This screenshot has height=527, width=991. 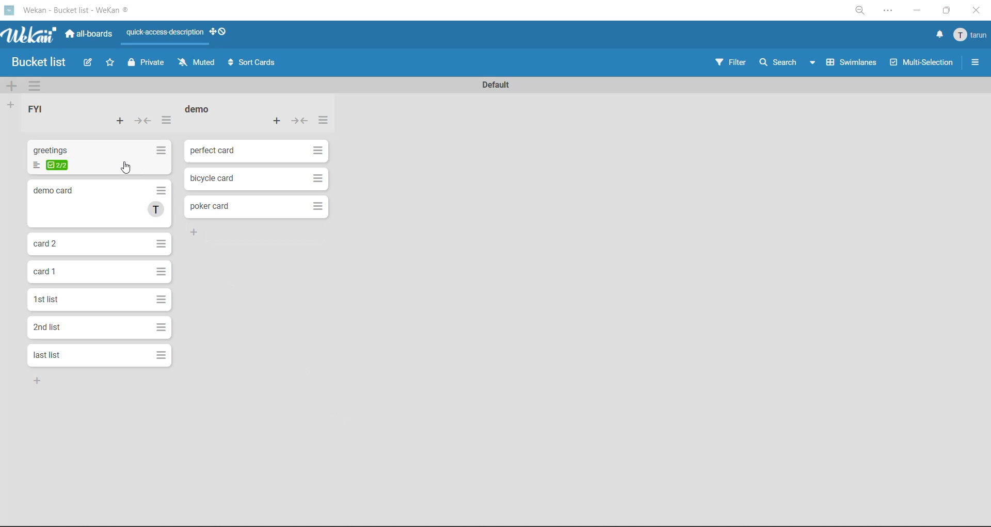 What do you see at coordinates (112, 62) in the screenshot?
I see `star` at bounding box center [112, 62].